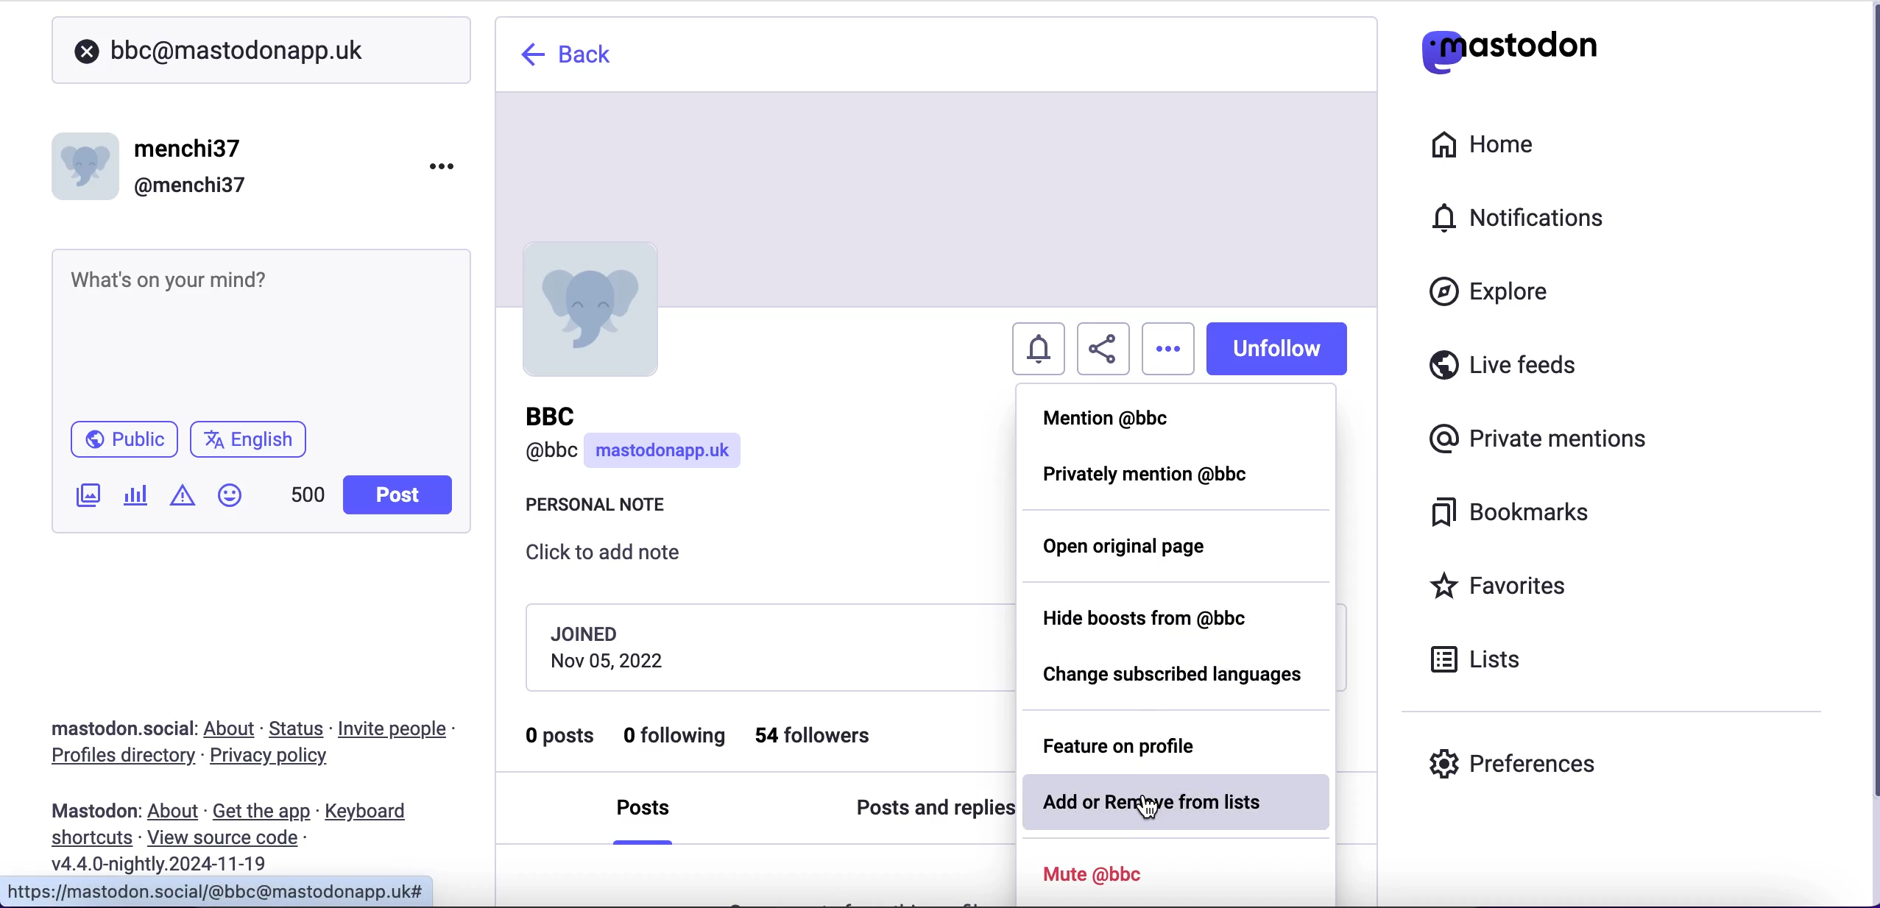  What do you see at coordinates (370, 813) in the screenshot?
I see `keyboard` at bounding box center [370, 813].